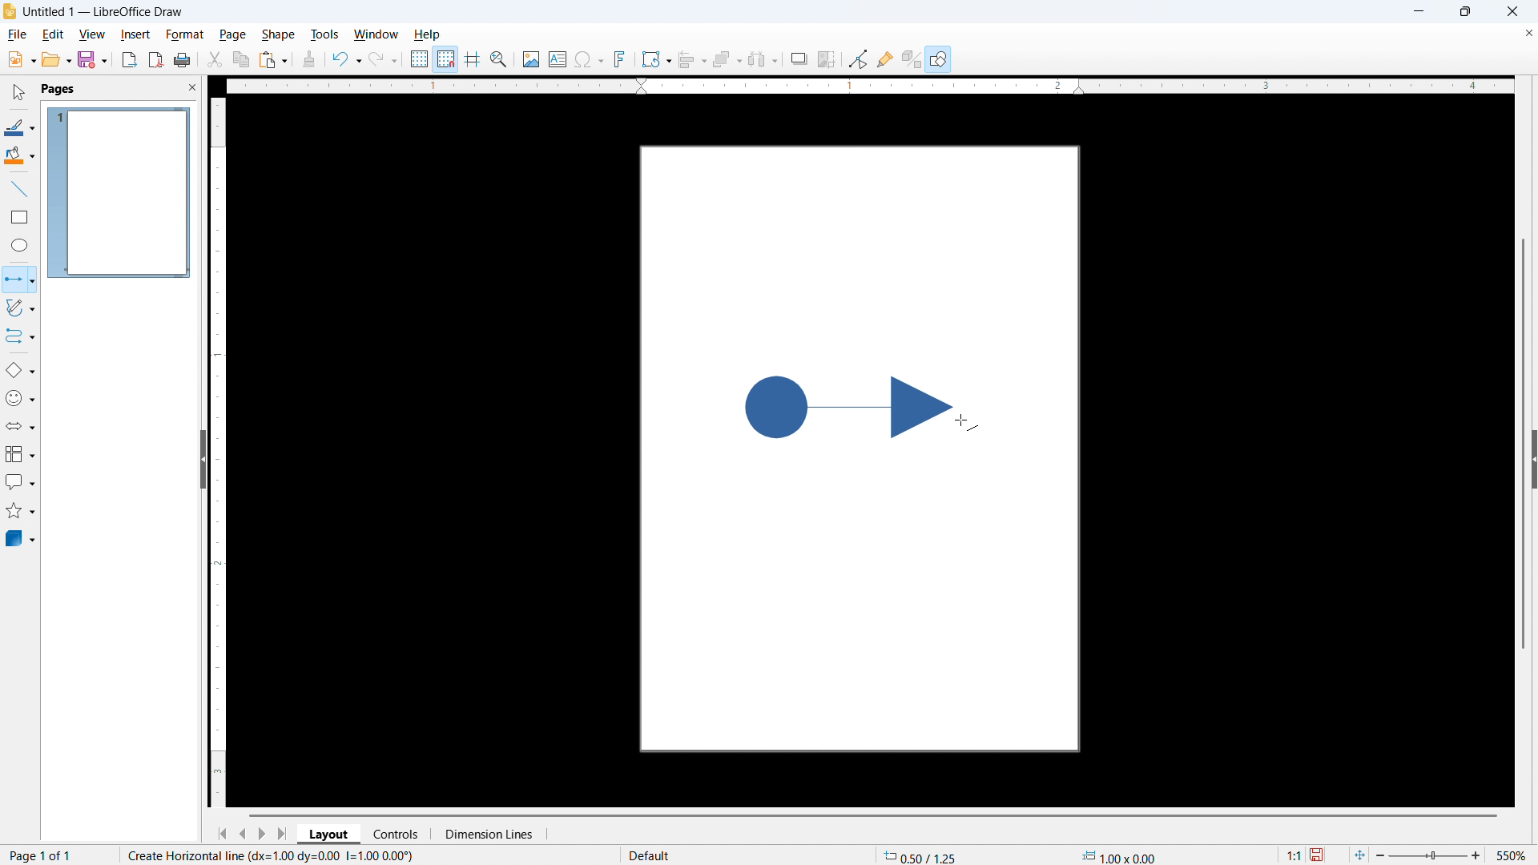 Image resolution: width=1538 pixels, height=865 pixels. What do you see at coordinates (397, 834) in the screenshot?
I see `Controls ` at bounding box center [397, 834].